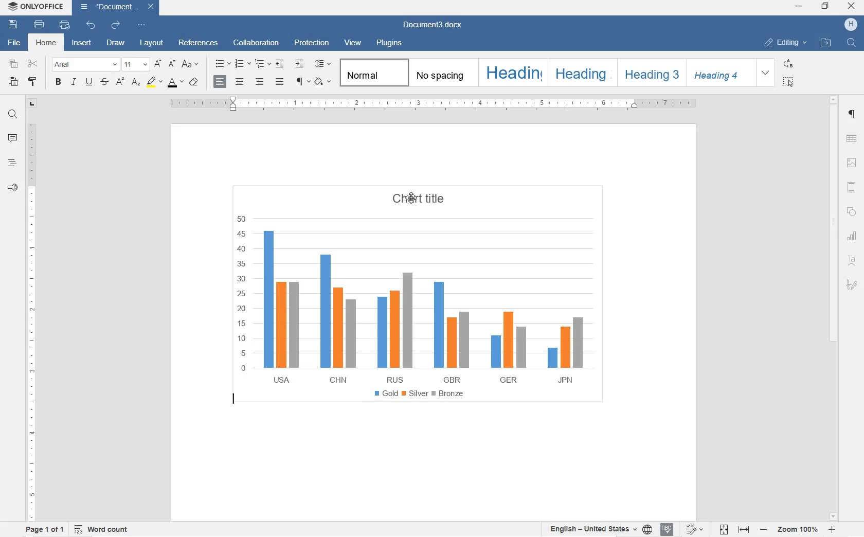  What do you see at coordinates (13, 188) in the screenshot?
I see `FEEDBACK & SUPPORT` at bounding box center [13, 188].